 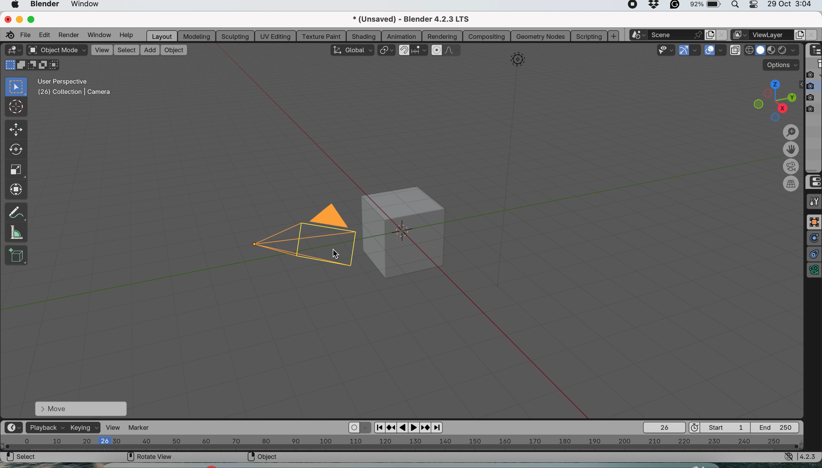 I want to click on drop down, so click(x=789, y=51).